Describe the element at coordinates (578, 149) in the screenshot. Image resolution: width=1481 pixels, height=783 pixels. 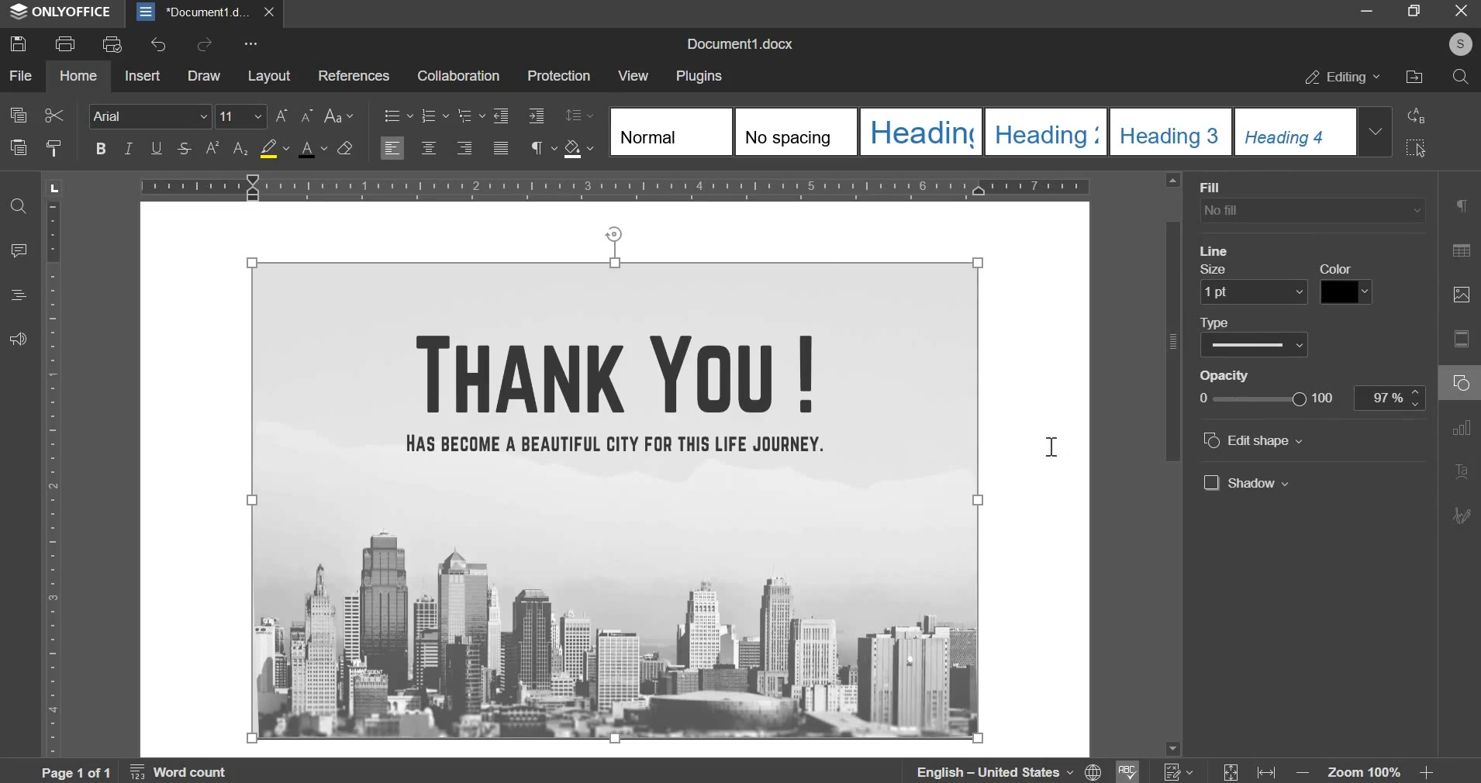
I see `shading` at that location.